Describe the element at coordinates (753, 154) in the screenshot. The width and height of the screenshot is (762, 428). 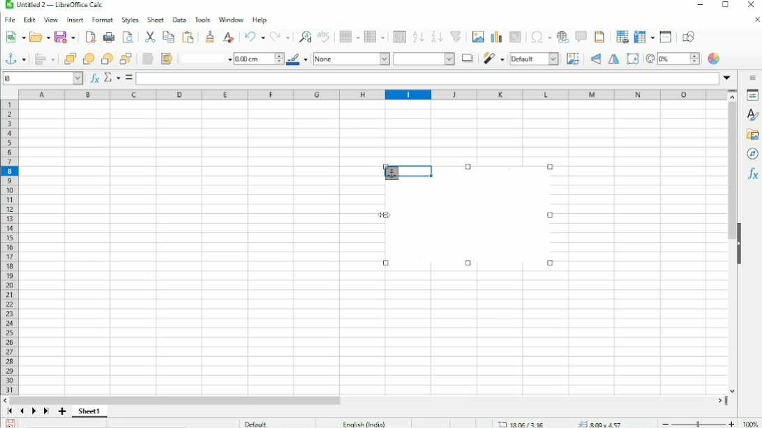
I see `Navigator` at that location.